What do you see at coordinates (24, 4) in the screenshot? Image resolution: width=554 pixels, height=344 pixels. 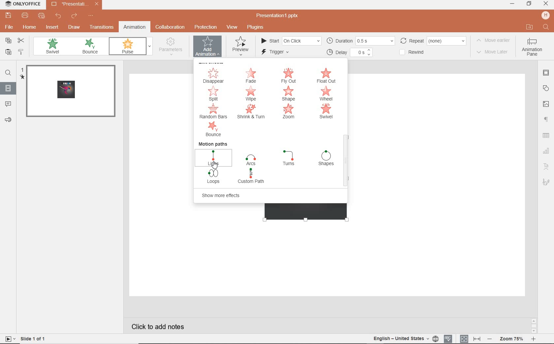 I see `system name` at bounding box center [24, 4].